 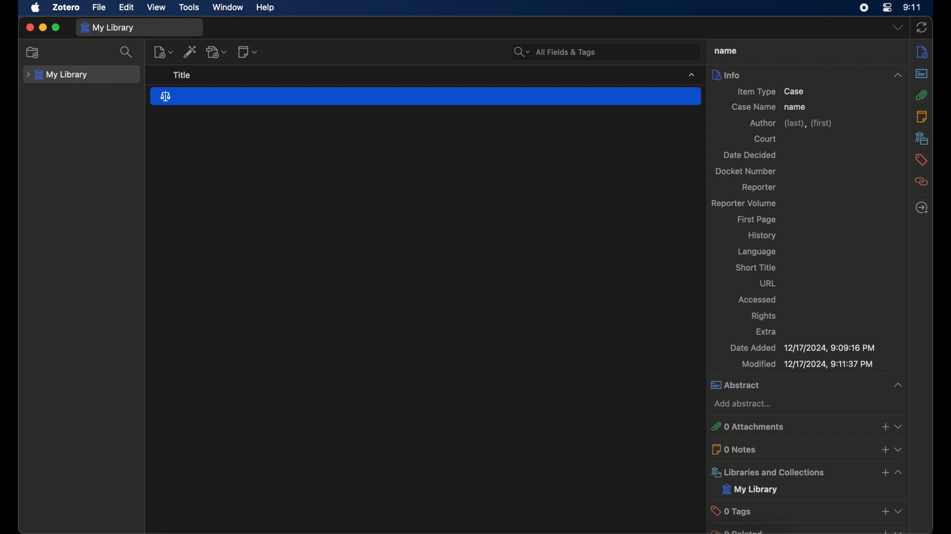 What do you see at coordinates (763, 236) in the screenshot?
I see `history` at bounding box center [763, 236].